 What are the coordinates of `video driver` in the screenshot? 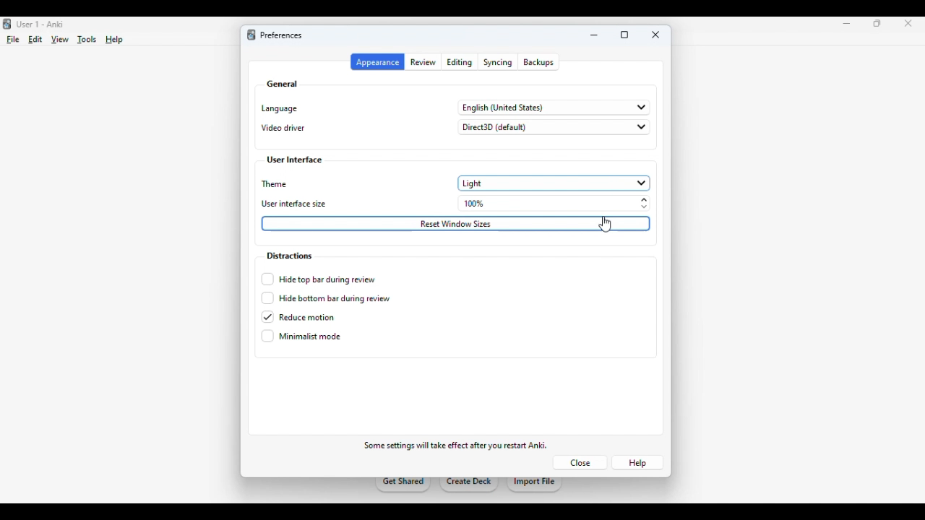 It's located at (283, 128).